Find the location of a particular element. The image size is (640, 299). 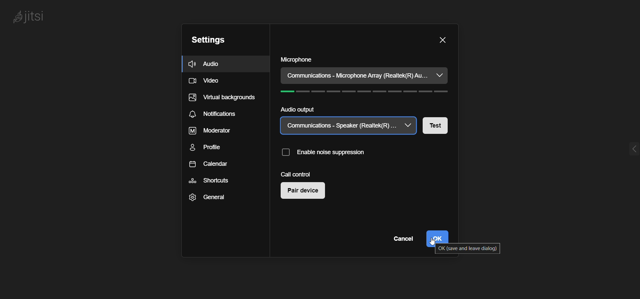

microphone is located at coordinates (296, 60).